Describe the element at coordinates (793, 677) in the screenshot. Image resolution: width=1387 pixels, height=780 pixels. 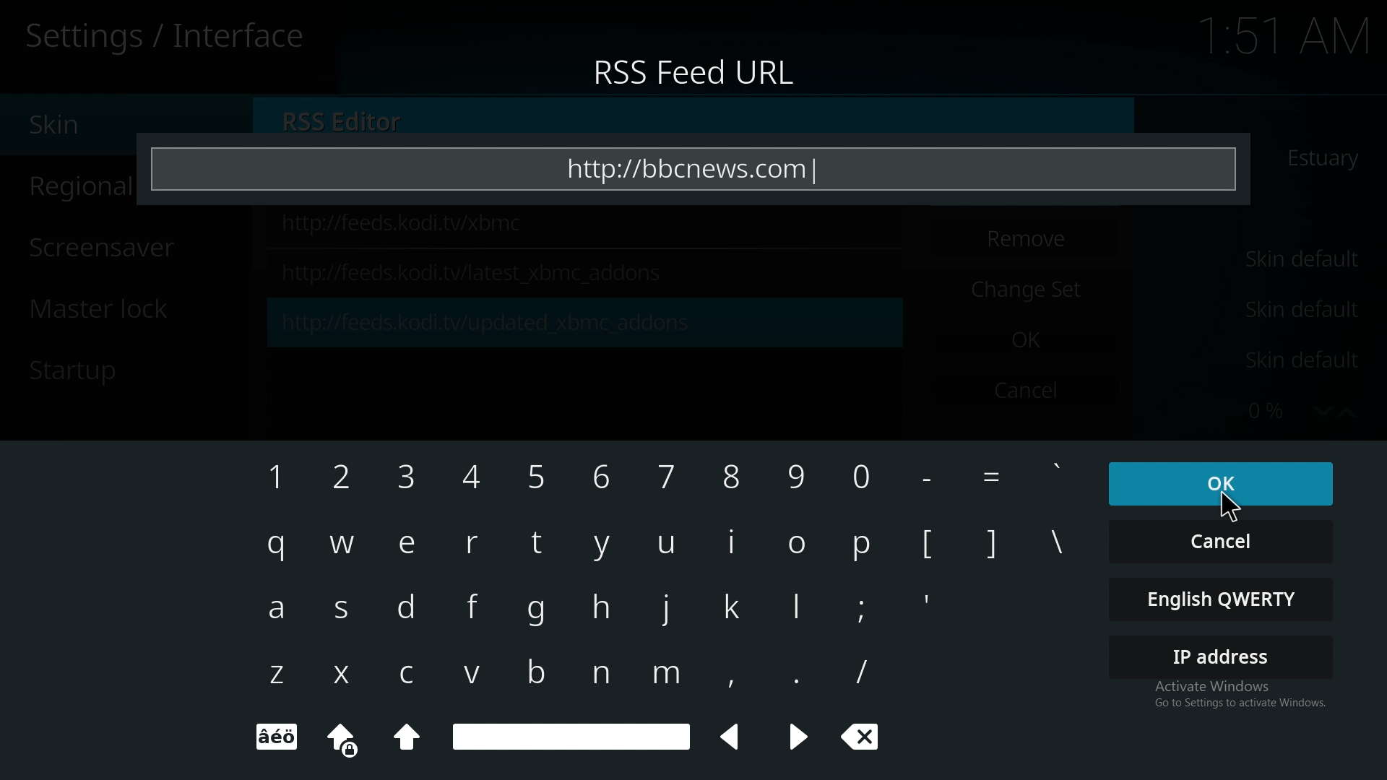
I see `keyboard Input` at that location.